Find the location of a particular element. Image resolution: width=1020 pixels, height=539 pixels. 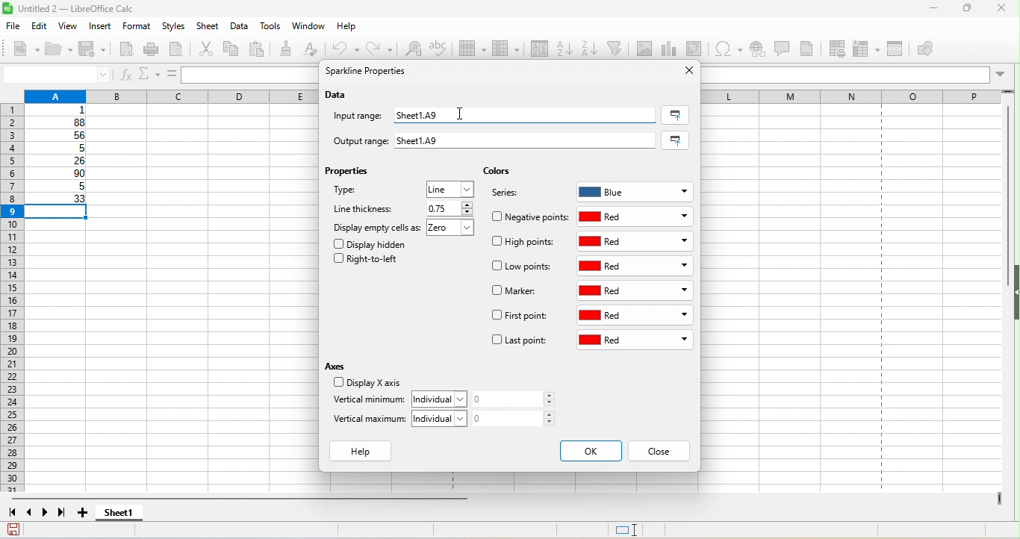

selected cell is located at coordinates (60, 213).